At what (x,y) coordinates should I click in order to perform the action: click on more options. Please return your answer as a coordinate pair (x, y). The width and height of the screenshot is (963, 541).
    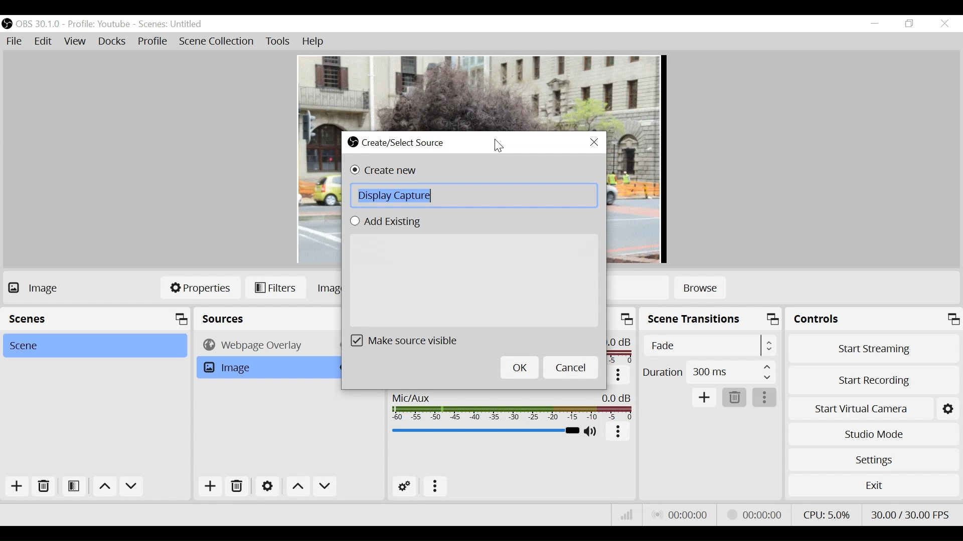
    Looking at the image, I should click on (765, 398).